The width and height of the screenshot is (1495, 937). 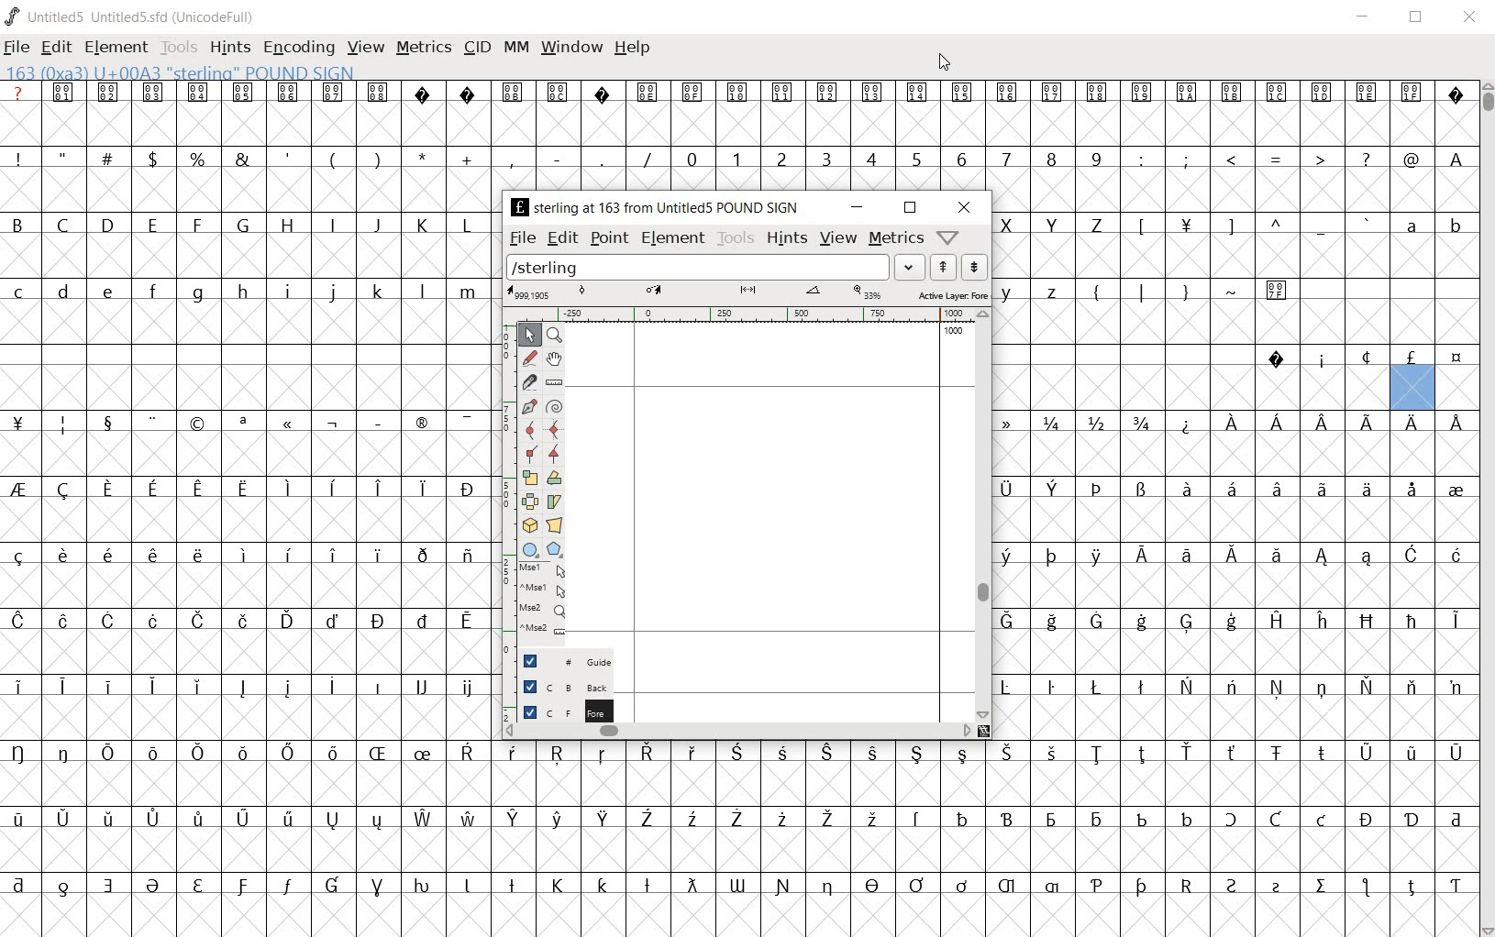 I want to click on Symbol, so click(x=559, y=91).